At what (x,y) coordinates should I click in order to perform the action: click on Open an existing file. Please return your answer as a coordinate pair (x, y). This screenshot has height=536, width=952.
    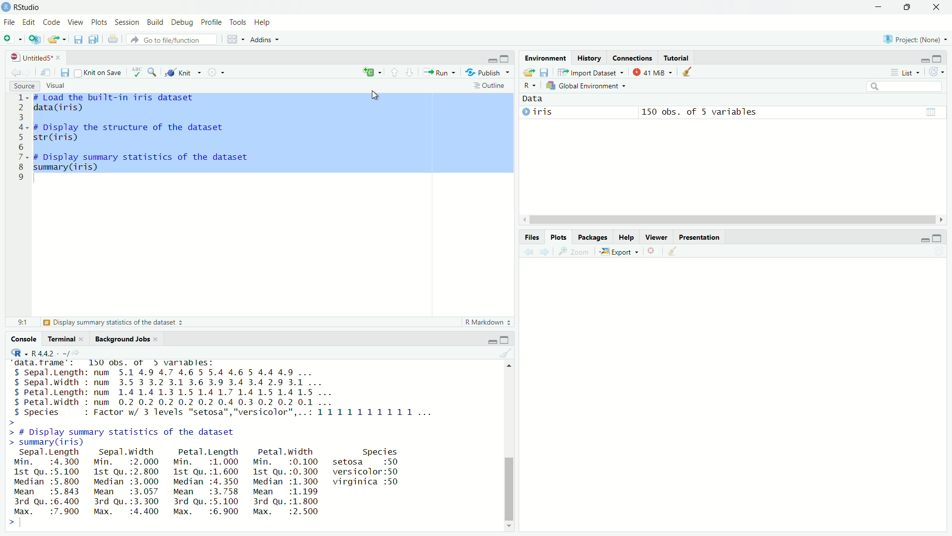
    Looking at the image, I should click on (57, 40).